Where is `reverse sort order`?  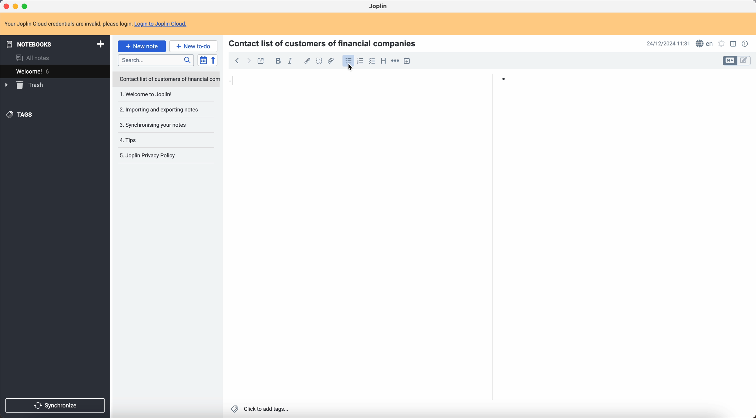 reverse sort order is located at coordinates (213, 60).